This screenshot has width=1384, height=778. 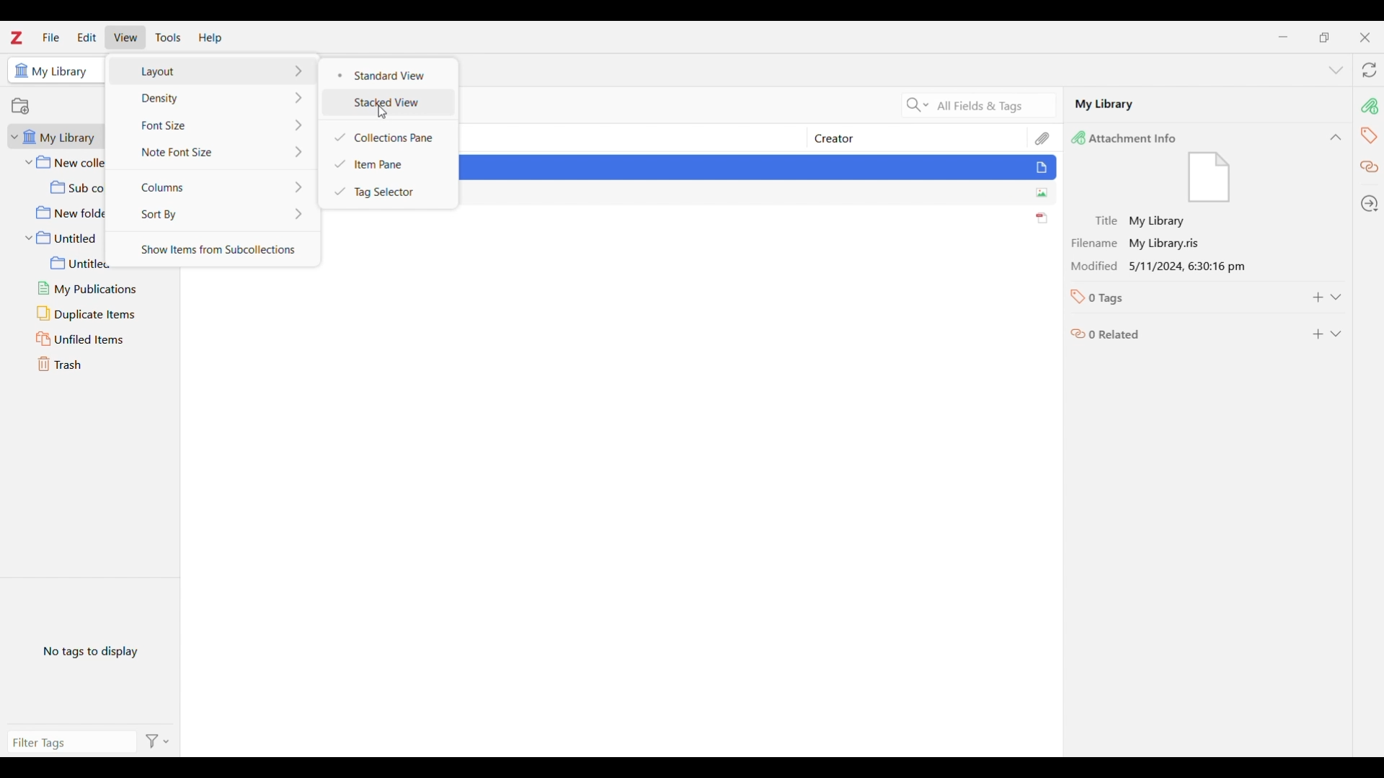 I want to click on Stacked view, so click(x=389, y=102).